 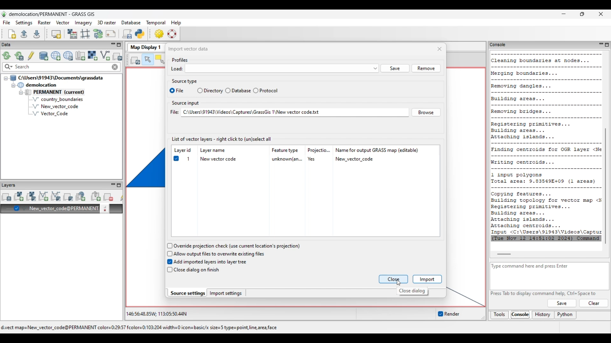 I want to click on select, so click(x=228, y=90).